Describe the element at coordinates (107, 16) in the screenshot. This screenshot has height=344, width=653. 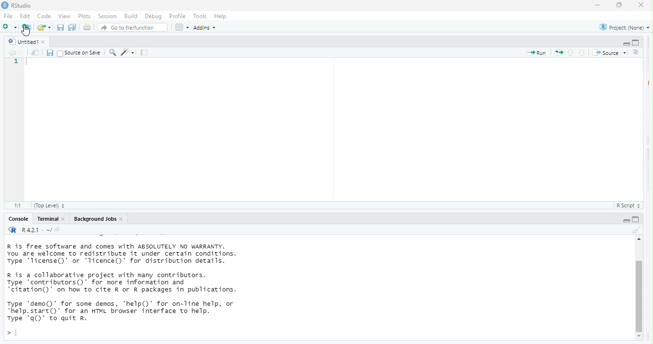
I see `Session` at that location.